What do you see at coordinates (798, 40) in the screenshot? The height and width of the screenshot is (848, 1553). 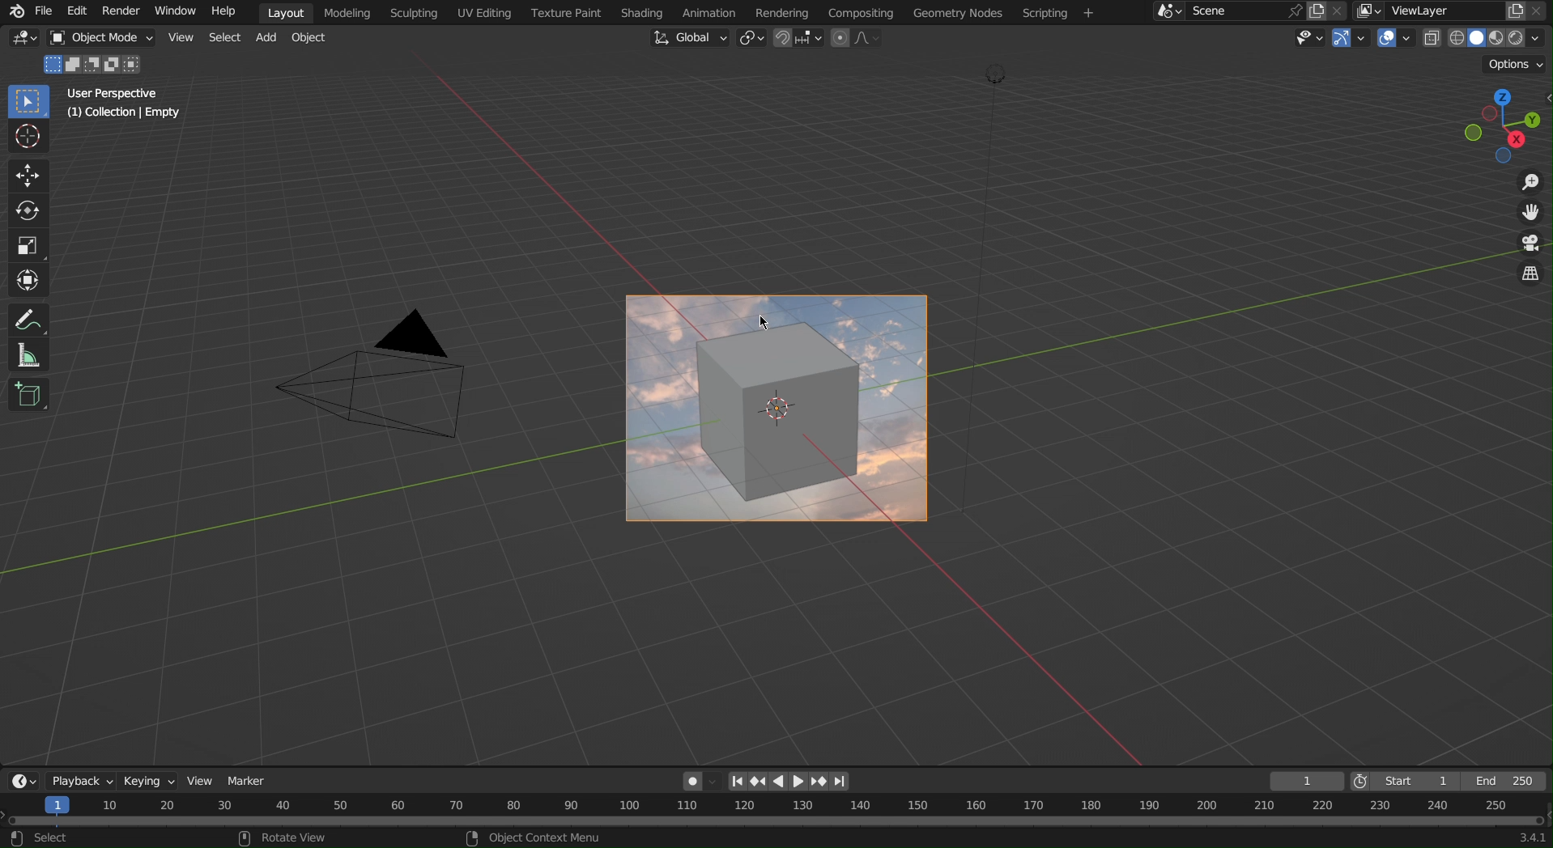 I see `Snapping` at bounding box center [798, 40].